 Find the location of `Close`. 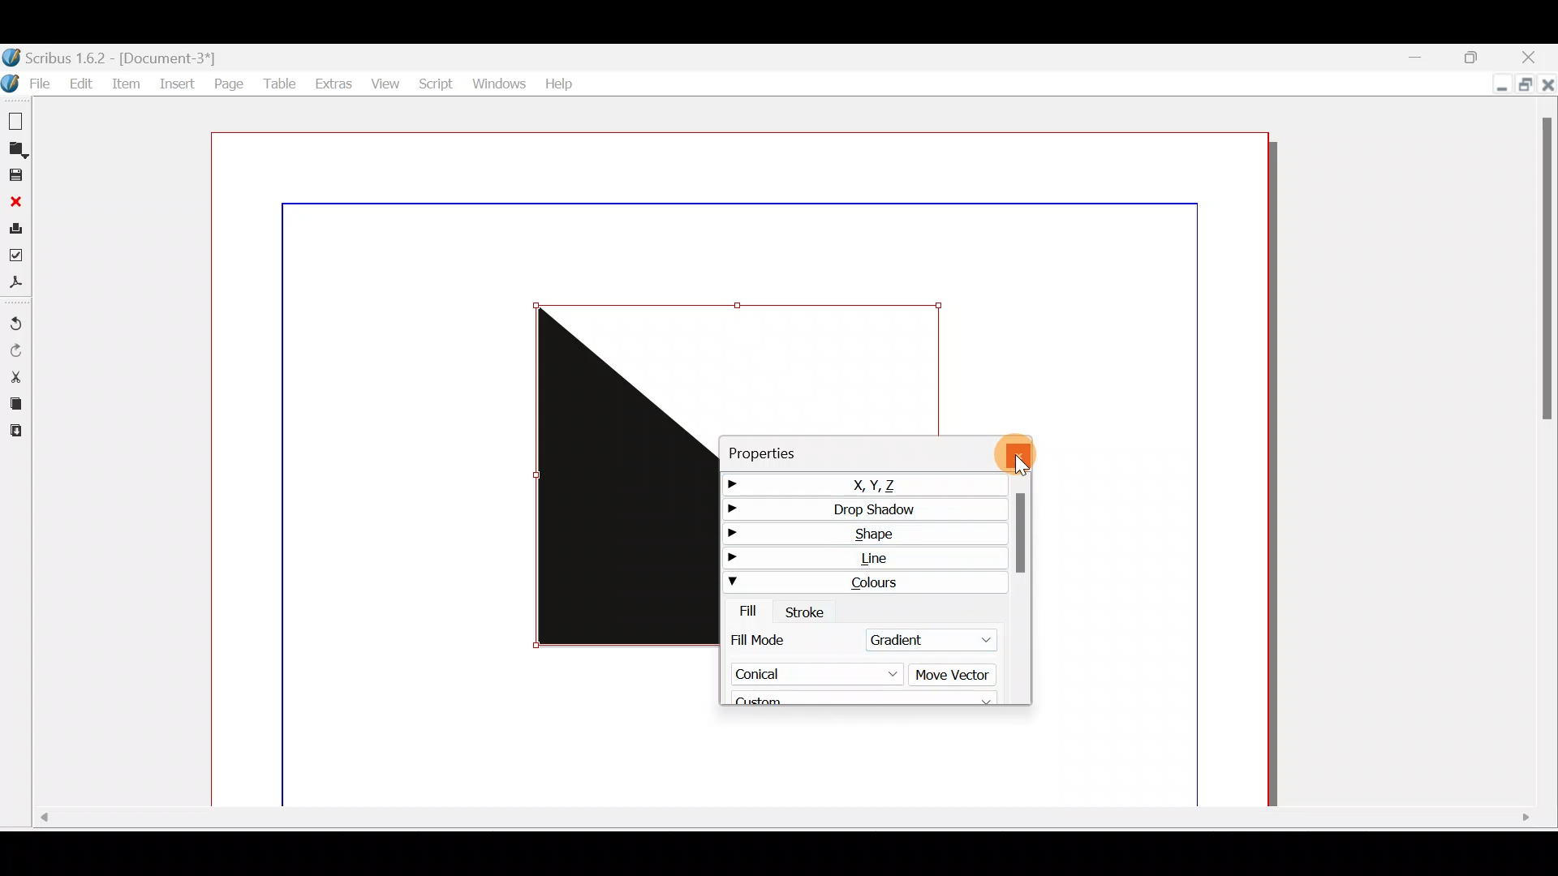

Close is located at coordinates (1537, 58).